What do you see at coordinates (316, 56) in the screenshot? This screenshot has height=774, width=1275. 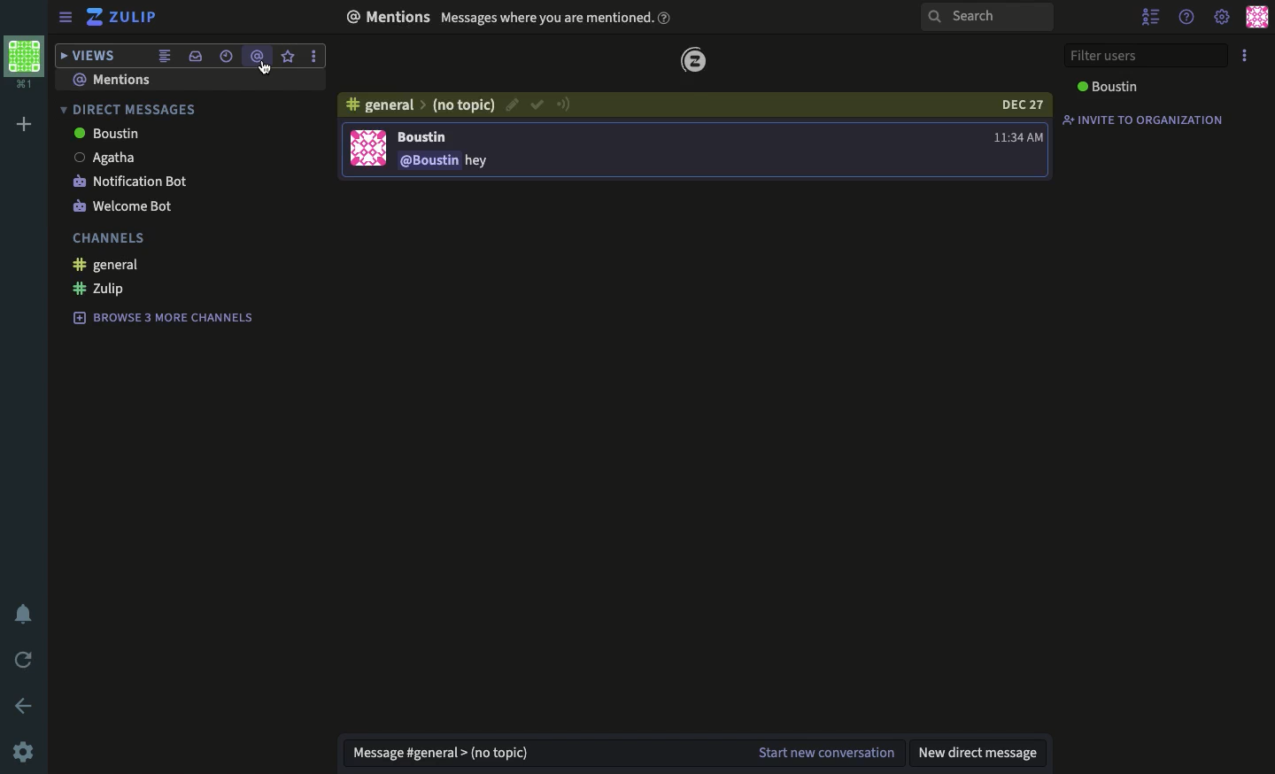 I see `options` at bounding box center [316, 56].